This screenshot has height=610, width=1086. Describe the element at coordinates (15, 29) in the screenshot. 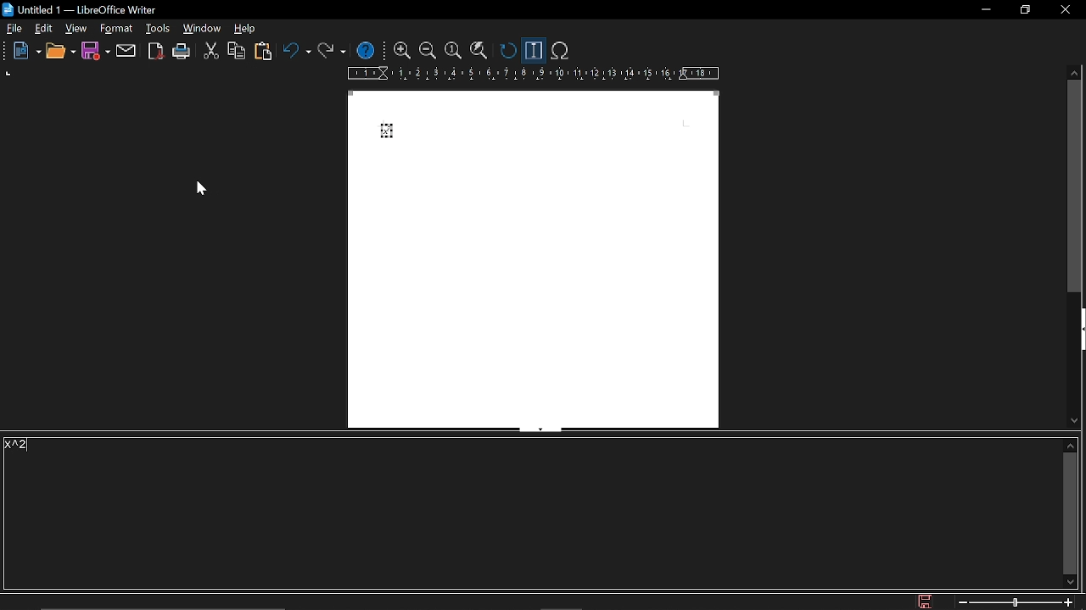

I see `file` at that location.